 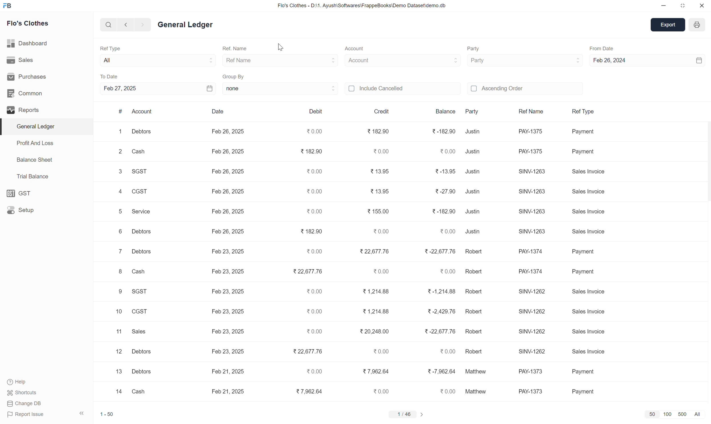 What do you see at coordinates (580, 271) in the screenshot?
I see `payment` at bounding box center [580, 271].